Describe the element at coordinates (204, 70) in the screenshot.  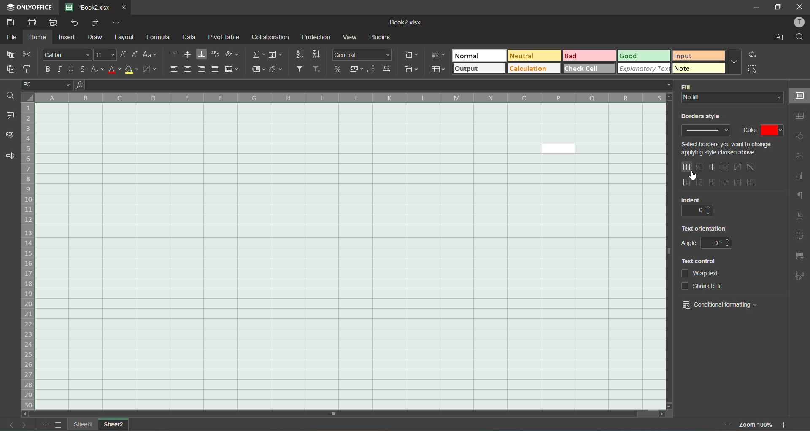
I see `align right` at that location.